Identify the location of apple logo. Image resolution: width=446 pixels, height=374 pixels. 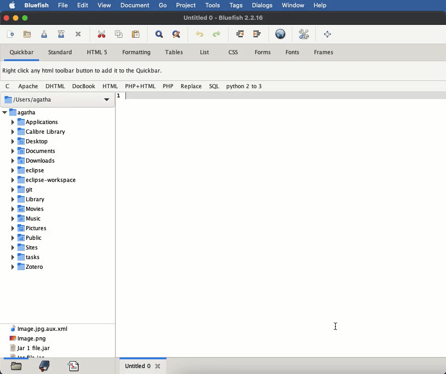
(12, 6).